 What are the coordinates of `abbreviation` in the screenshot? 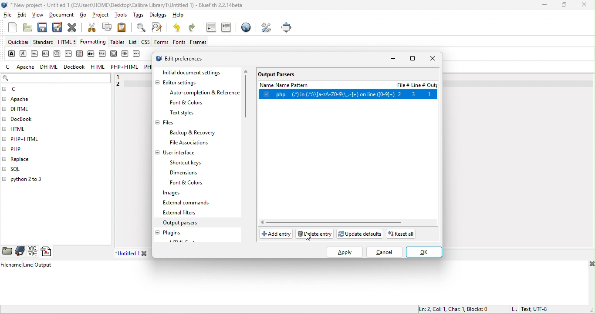 It's located at (35, 53).